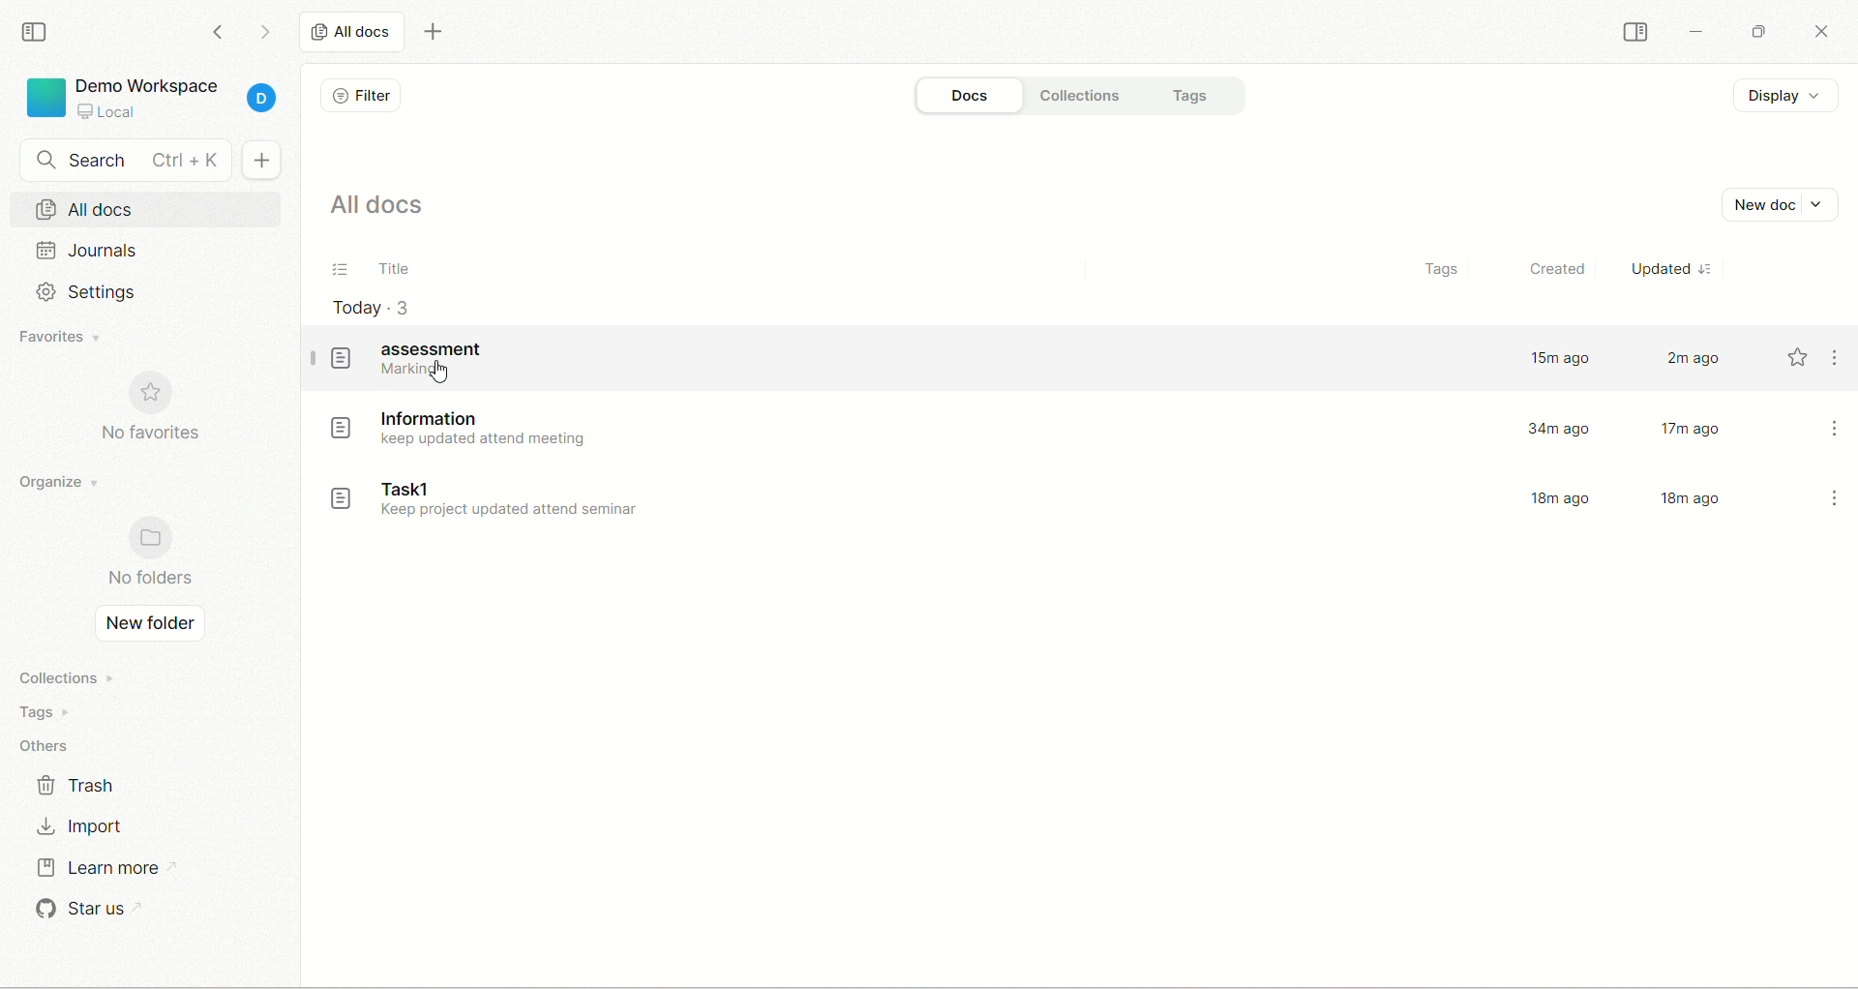  What do you see at coordinates (101, 292) in the screenshot?
I see `settings` at bounding box center [101, 292].